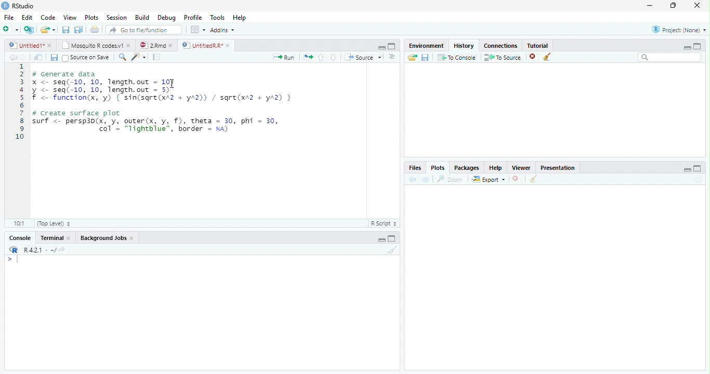  What do you see at coordinates (70, 17) in the screenshot?
I see `View` at bounding box center [70, 17].